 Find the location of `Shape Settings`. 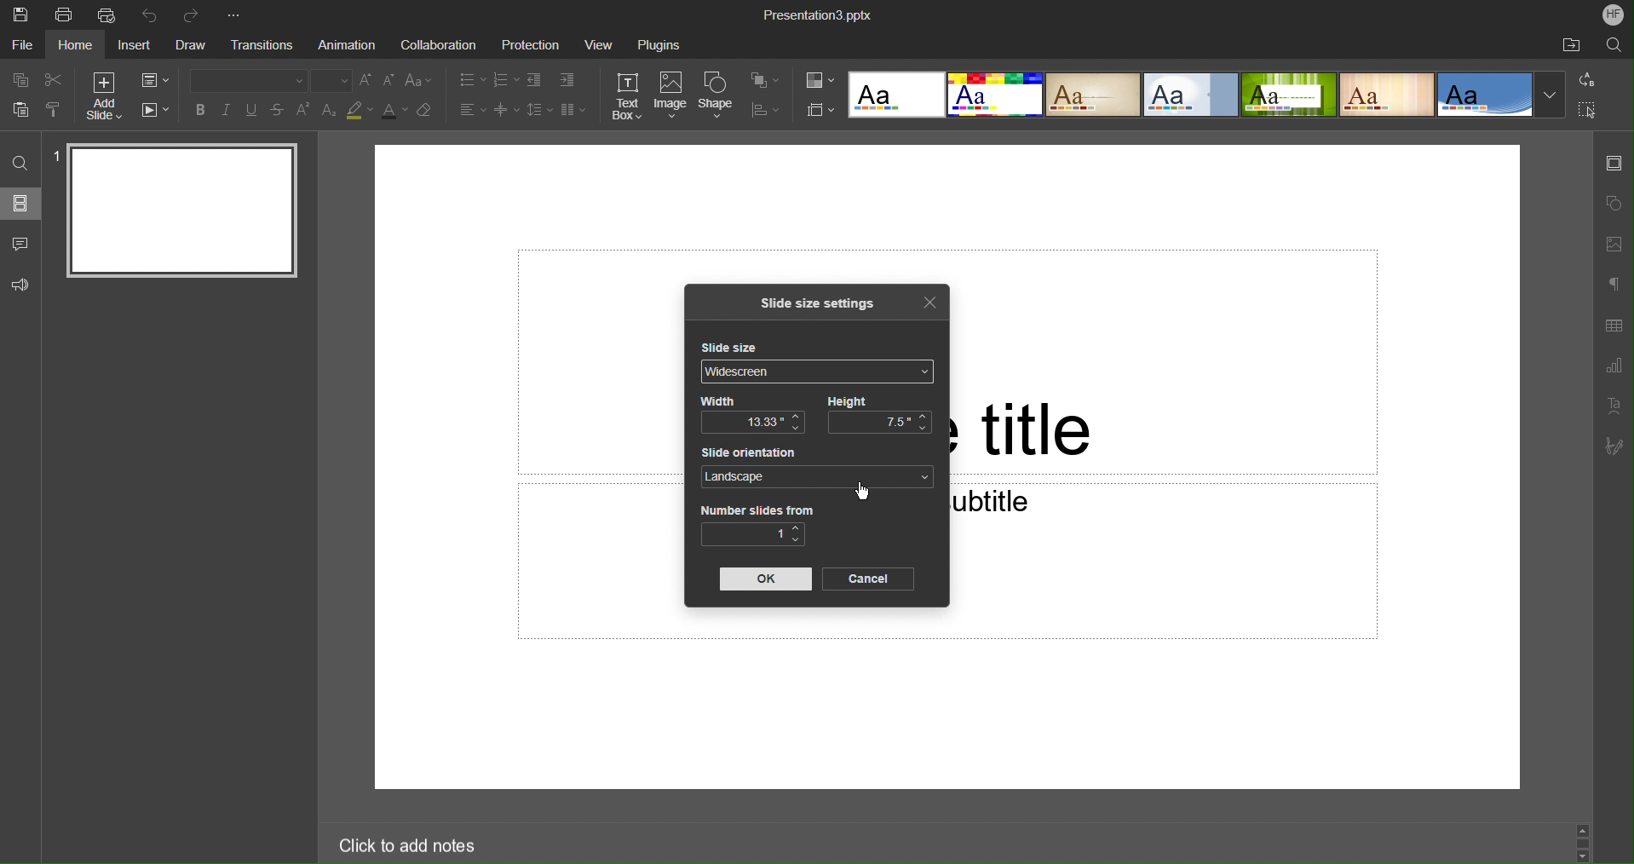

Shape Settings is located at coordinates (1614, 202).